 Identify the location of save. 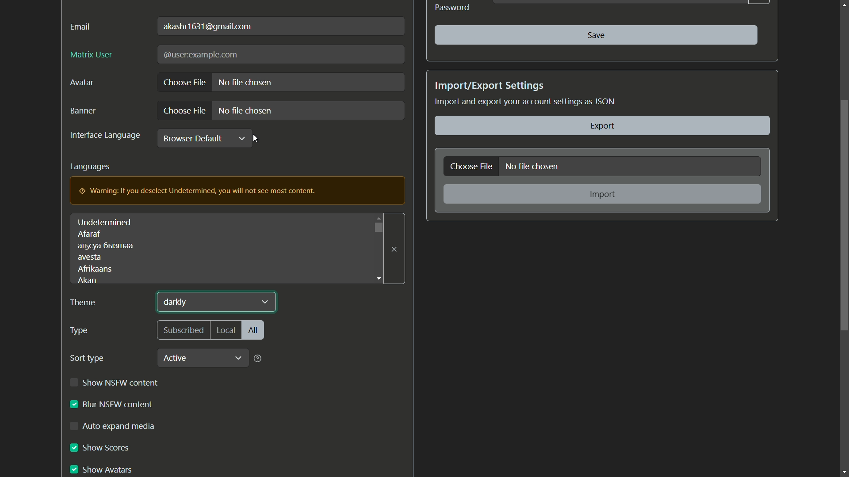
(596, 35).